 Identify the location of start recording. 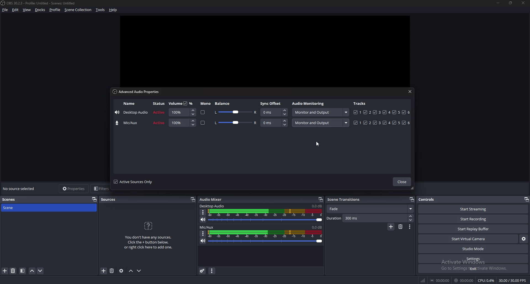
(474, 219).